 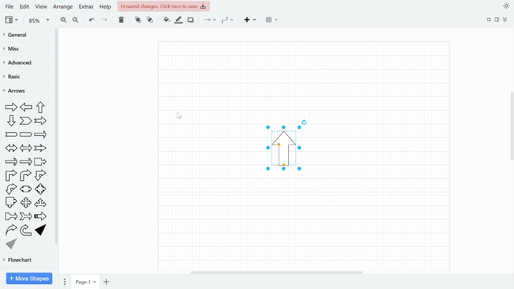 What do you see at coordinates (63, 20) in the screenshot?
I see `Zoom in` at bounding box center [63, 20].